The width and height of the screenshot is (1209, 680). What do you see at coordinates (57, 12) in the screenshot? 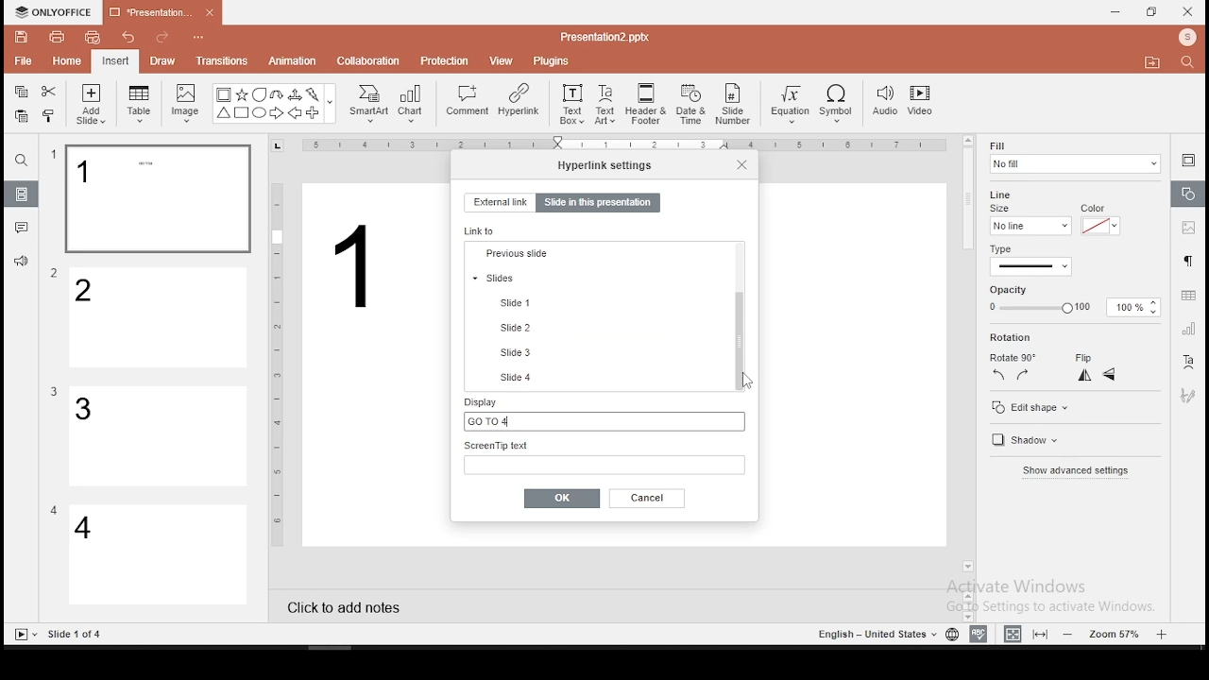
I see `icon` at bounding box center [57, 12].